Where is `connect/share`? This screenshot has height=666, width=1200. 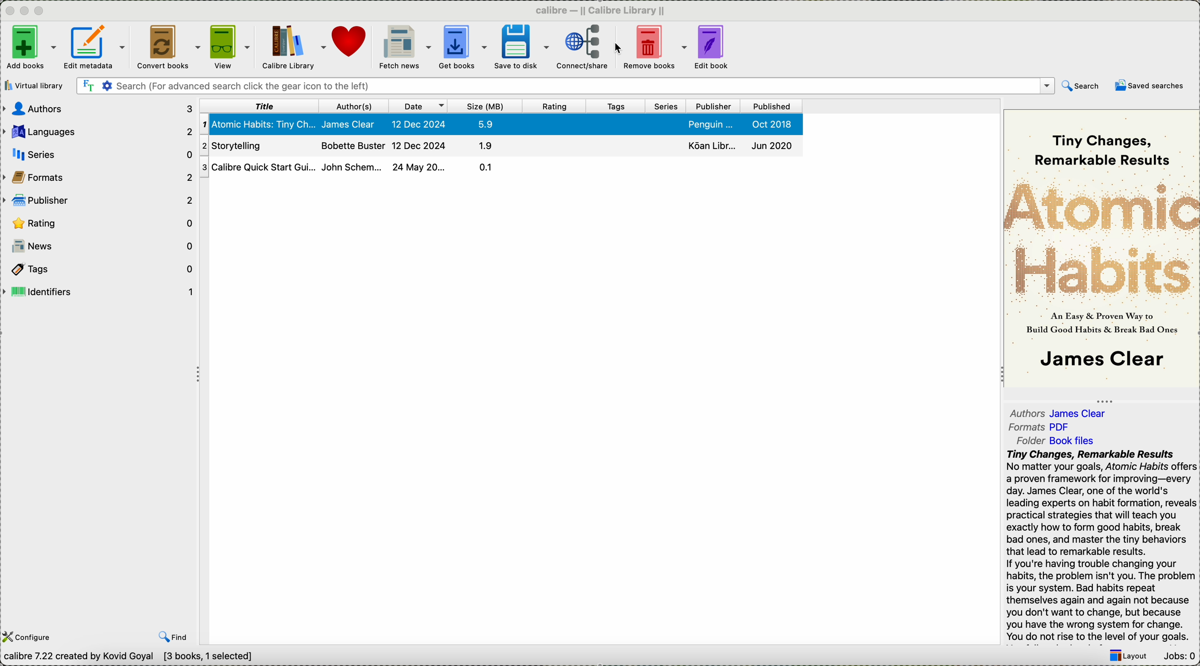 connect/share is located at coordinates (583, 49).